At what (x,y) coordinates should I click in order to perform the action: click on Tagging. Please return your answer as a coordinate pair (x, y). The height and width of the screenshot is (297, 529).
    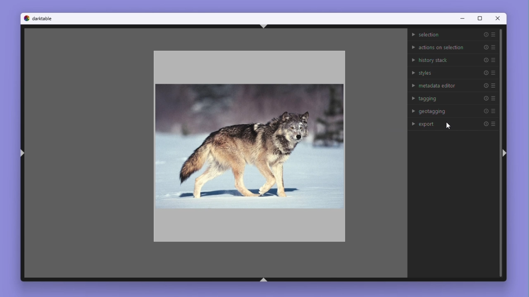
    Looking at the image, I should click on (453, 98).